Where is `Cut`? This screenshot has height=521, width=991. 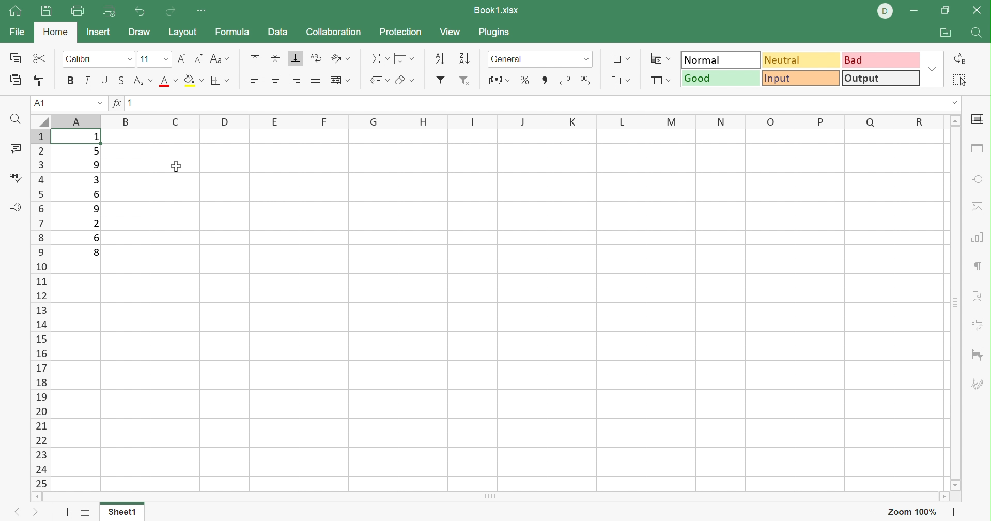 Cut is located at coordinates (39, 59).